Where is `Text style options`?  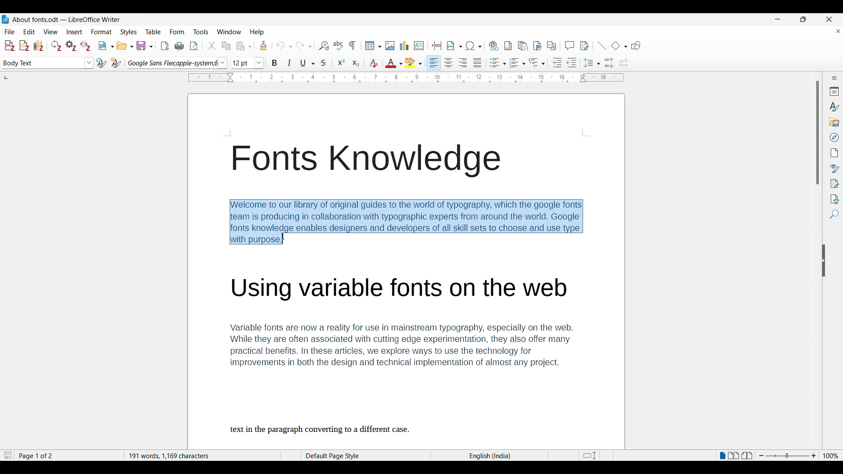 Text style options is located at coordinates (48, 63).